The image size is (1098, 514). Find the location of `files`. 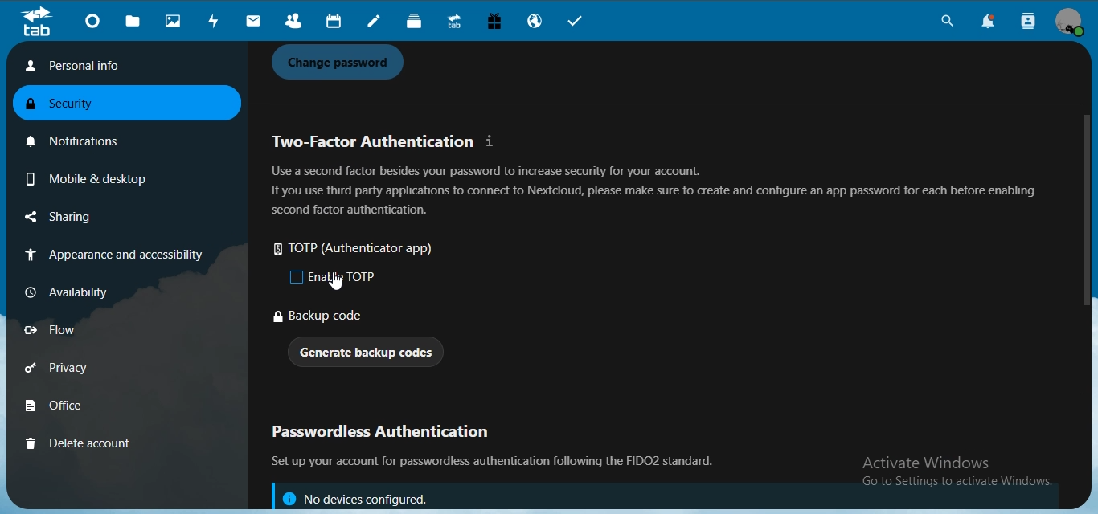

files is located at coordinates (134, 22).